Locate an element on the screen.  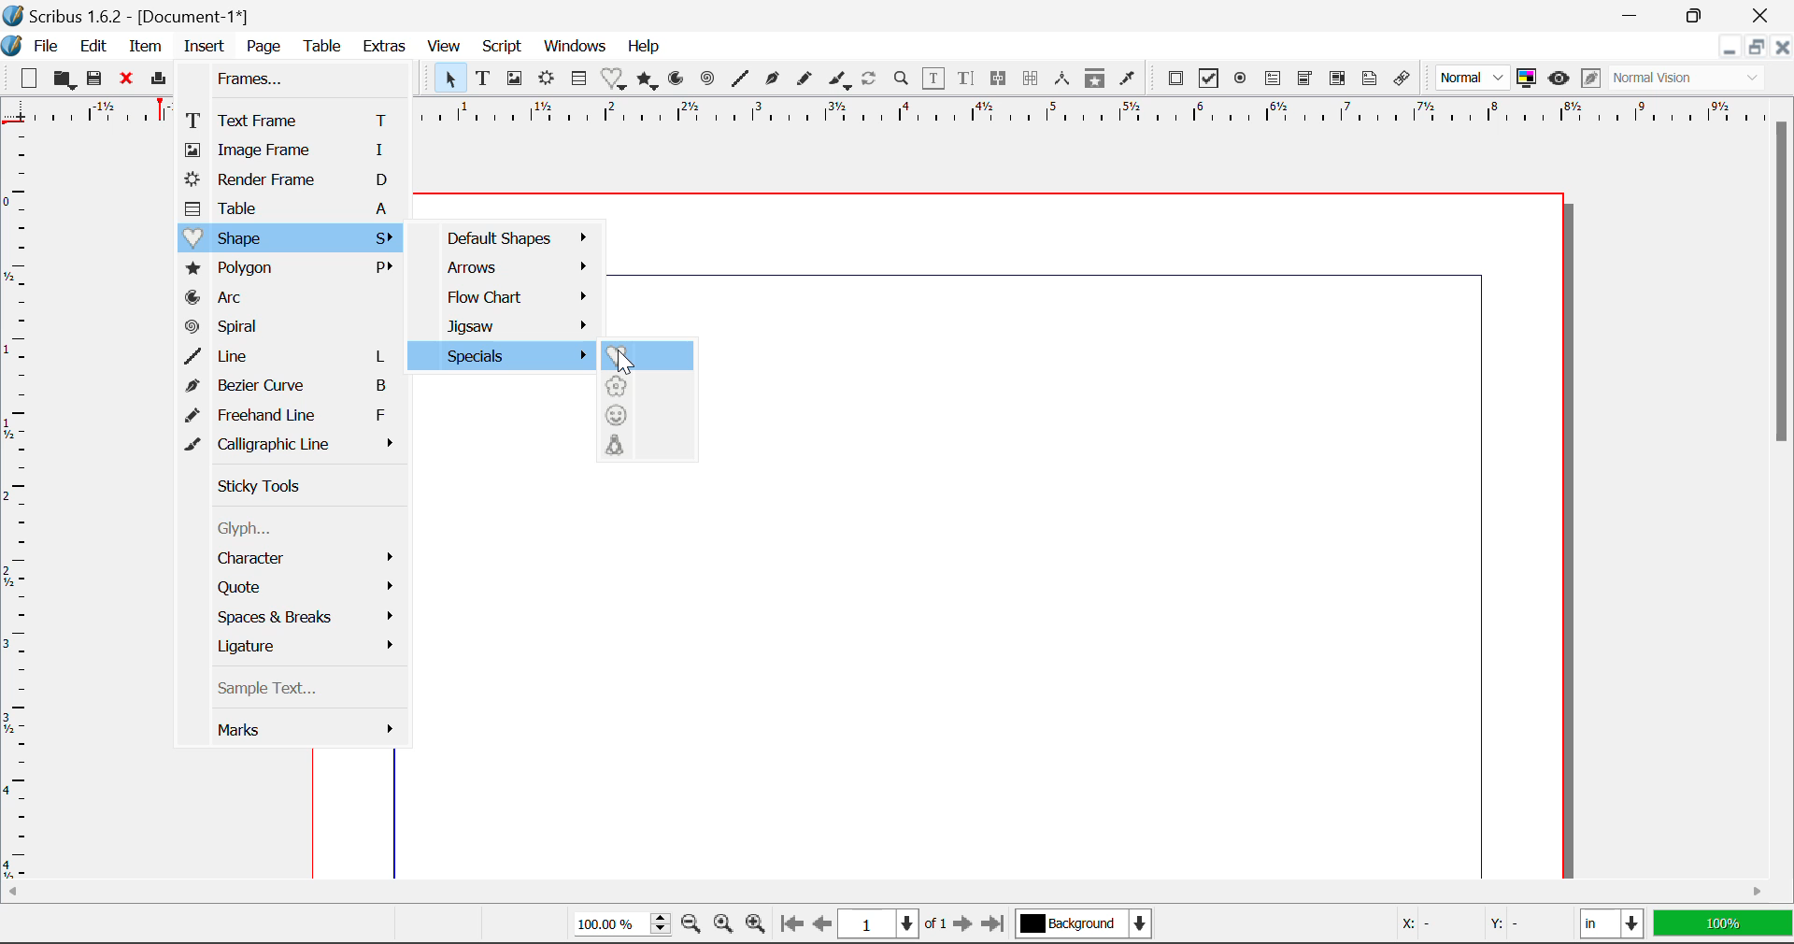
File is located at coordinates (47, 47).